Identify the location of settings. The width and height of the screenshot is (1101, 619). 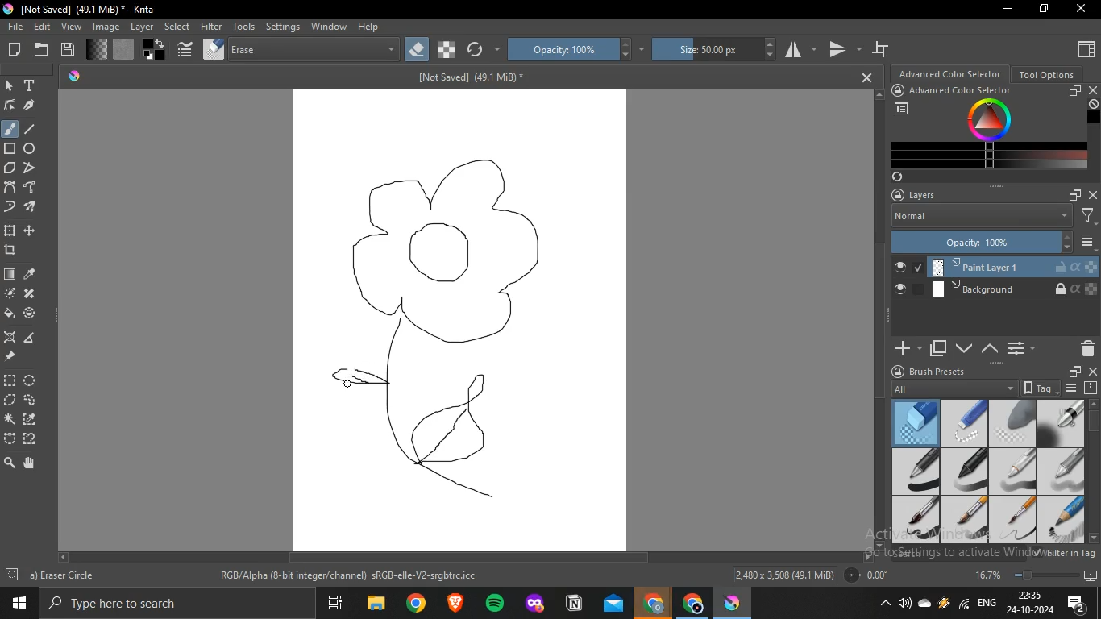
(283, 27).